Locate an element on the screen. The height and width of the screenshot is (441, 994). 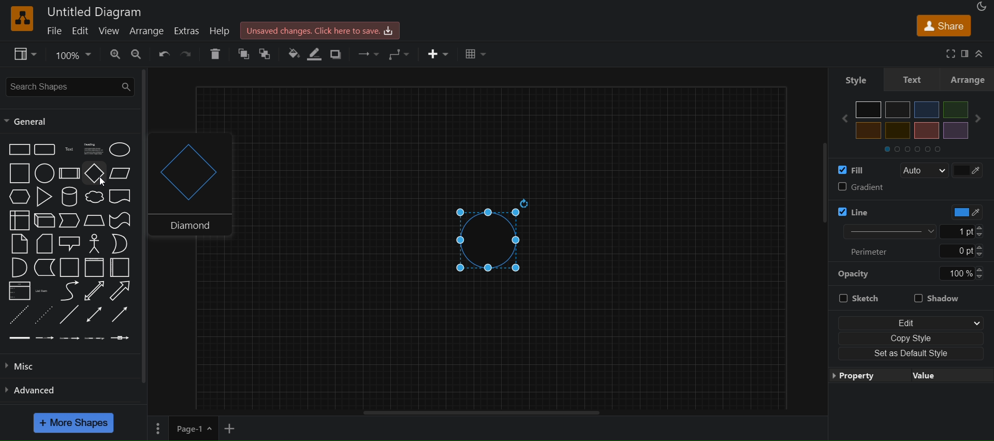
extras is located at coordinates (188, 31).